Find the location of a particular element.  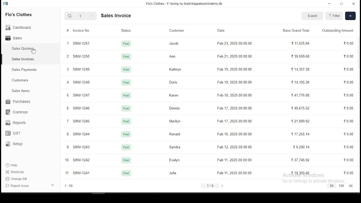

change DB is located at coordinates (21, 179).